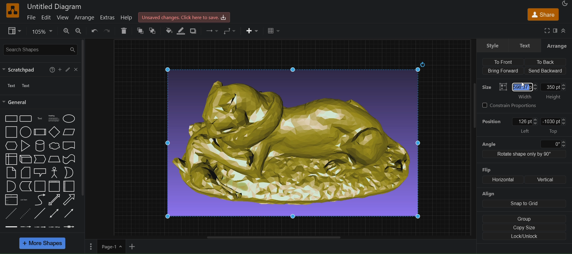 Image resolution: width=572 pixels, height=254 pixels. Describe the element at coordinates (108, 31) in the screenshot. I see `redo` at that location.